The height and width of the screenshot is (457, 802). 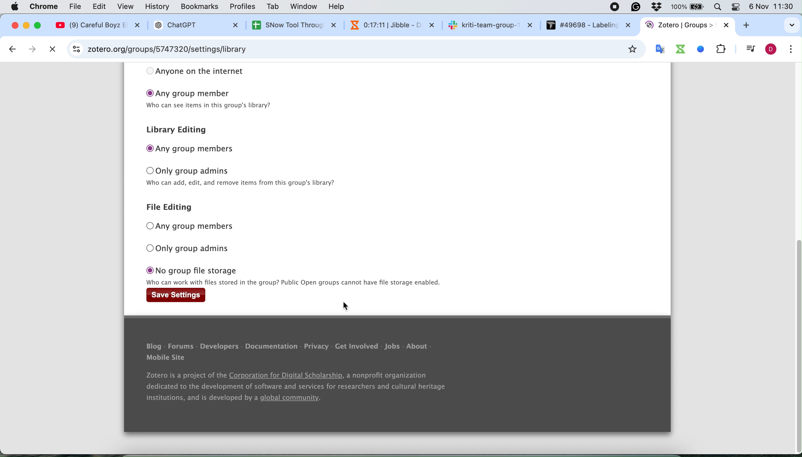 What do you see at coordinates (387, 24) in the screenshot?
I see `N 0:16:54 | Jibble - 1 x` at bounding box center [387, 24].